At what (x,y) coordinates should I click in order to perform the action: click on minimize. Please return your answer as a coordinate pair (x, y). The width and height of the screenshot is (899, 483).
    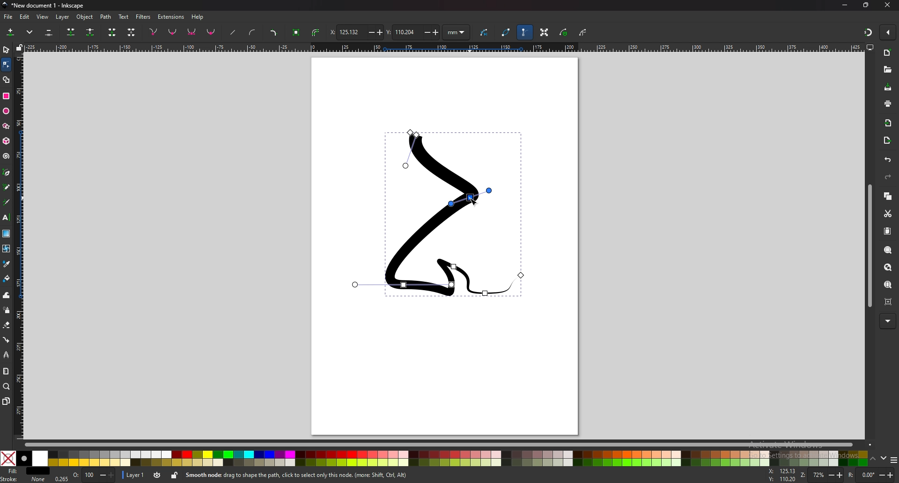
    Looking at the image, I should click on (844, 4).